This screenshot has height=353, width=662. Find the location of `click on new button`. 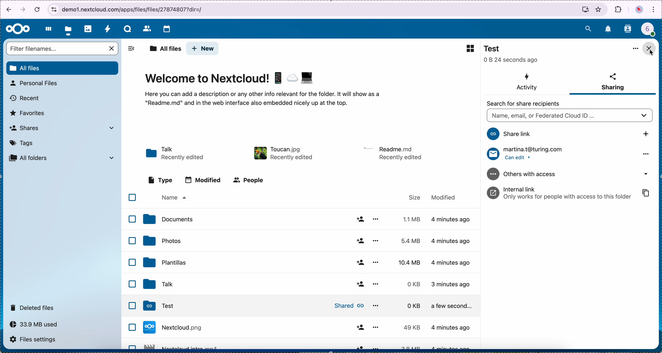

click on new button is located at coordinates (203, 49).